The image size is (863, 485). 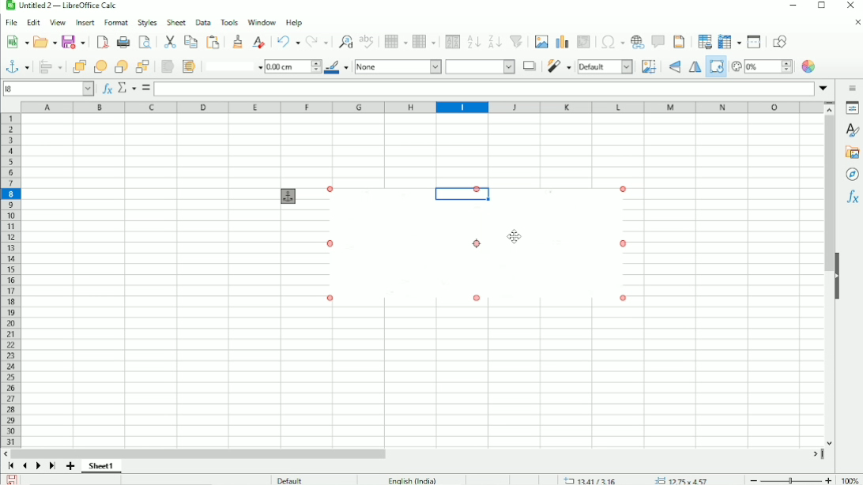 What do you see at coordinates (394, 42) in the screenshot?
I see `Row` at bounding box center [394, 42].